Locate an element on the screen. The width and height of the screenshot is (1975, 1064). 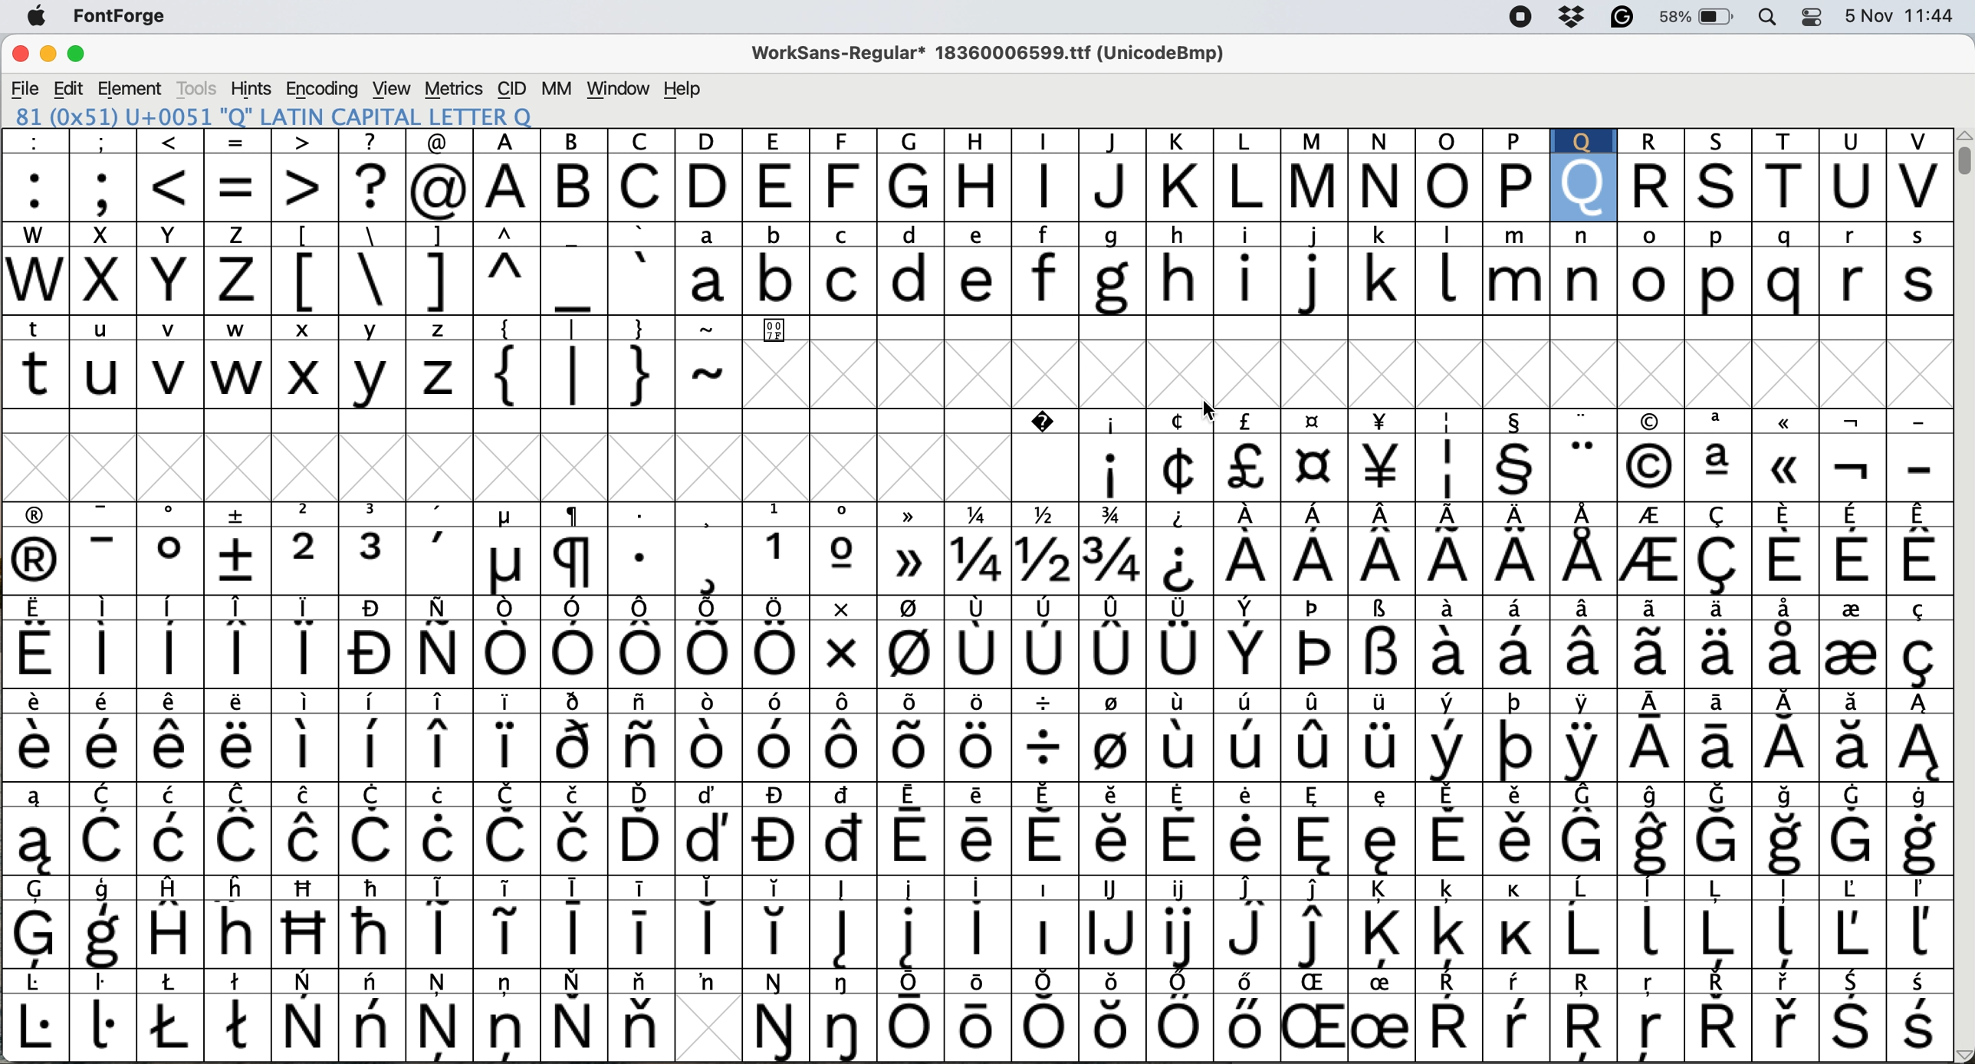
WorkSans-Regular* 18360006599.ttf (UnicodeBmp) is located at coordinates (1010, 56).